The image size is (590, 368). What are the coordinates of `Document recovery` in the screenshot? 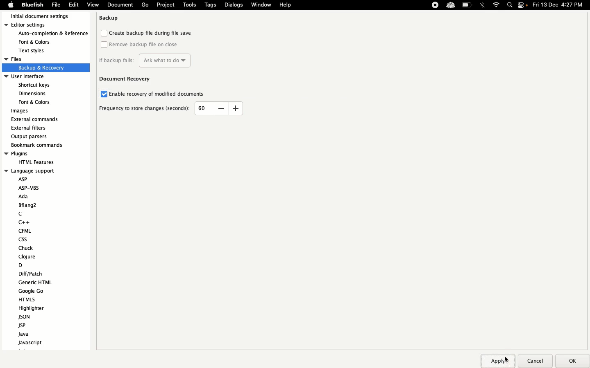 It's located at (126, 79).